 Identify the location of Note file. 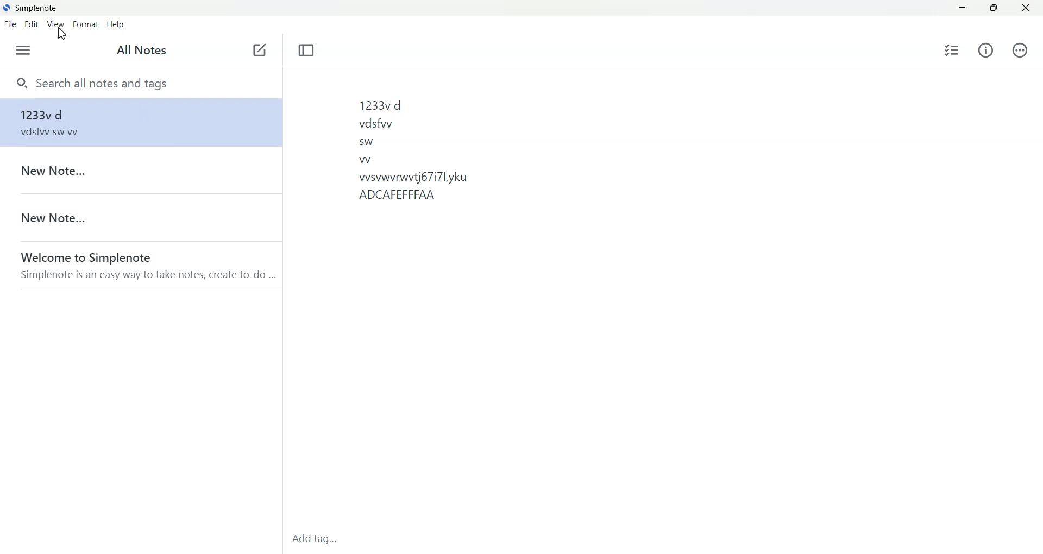
(141, 123).